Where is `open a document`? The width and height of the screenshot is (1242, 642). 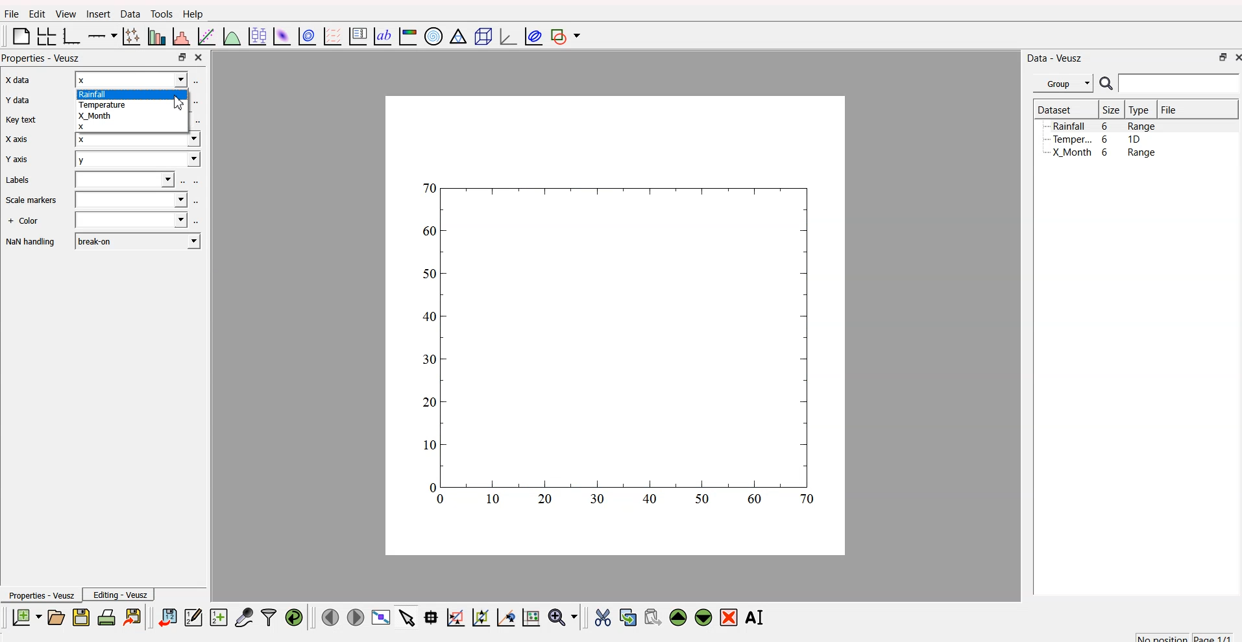
open a document is located at coordinates (55, 616).